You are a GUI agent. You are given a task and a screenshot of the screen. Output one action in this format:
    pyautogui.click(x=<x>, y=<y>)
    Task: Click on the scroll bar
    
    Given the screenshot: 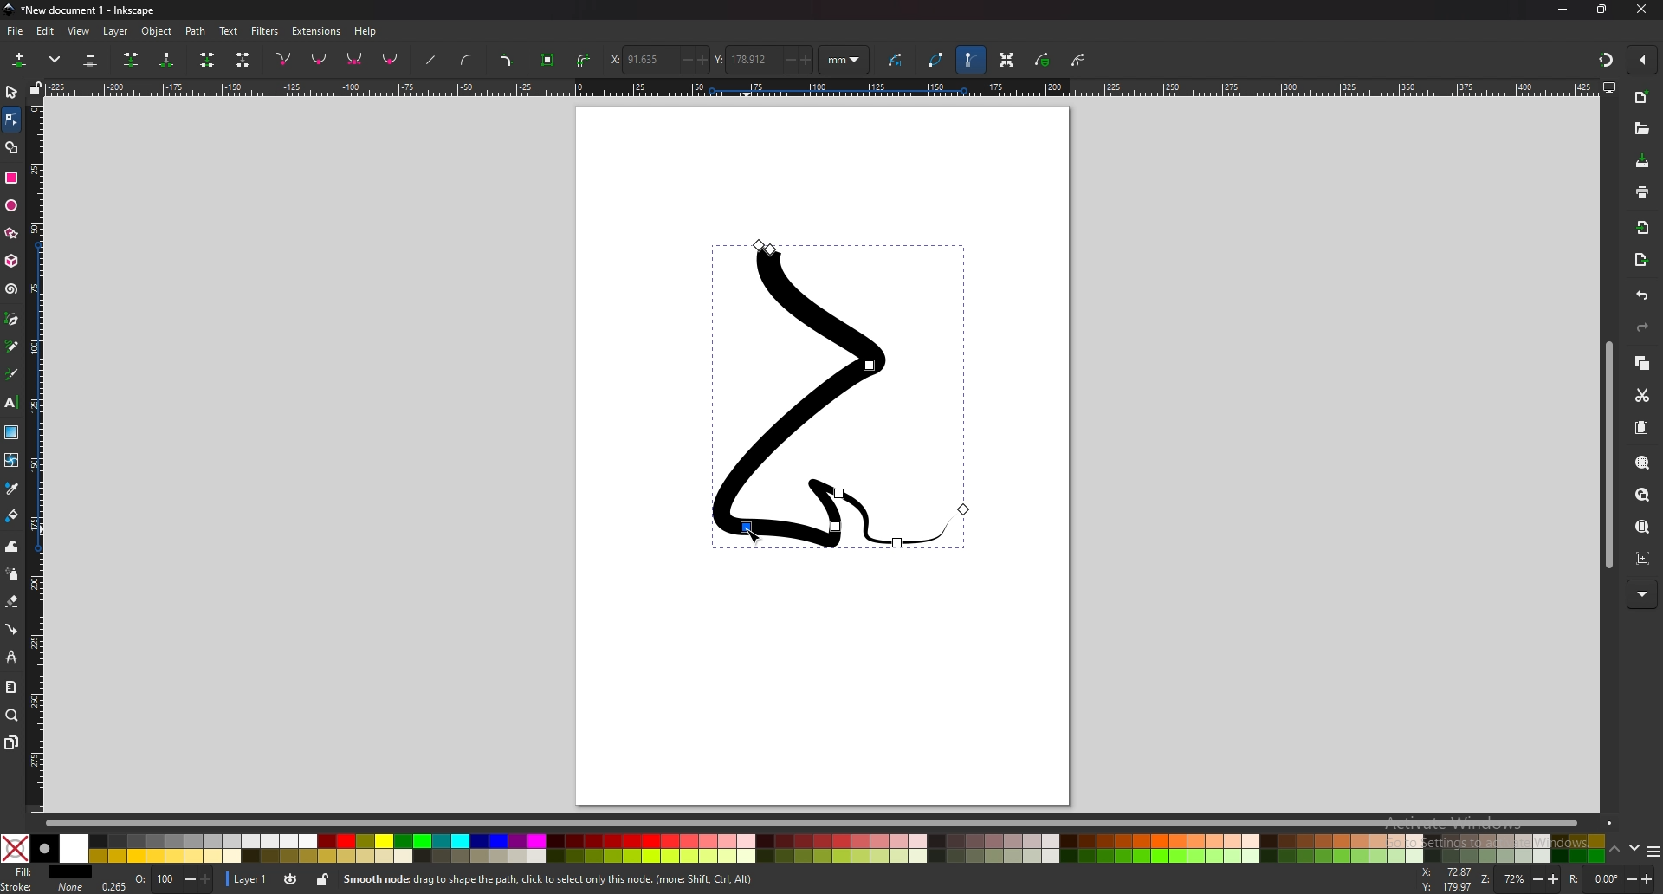 What is the action you would take?
    pyautogui.click(x=1606, y=457)
    